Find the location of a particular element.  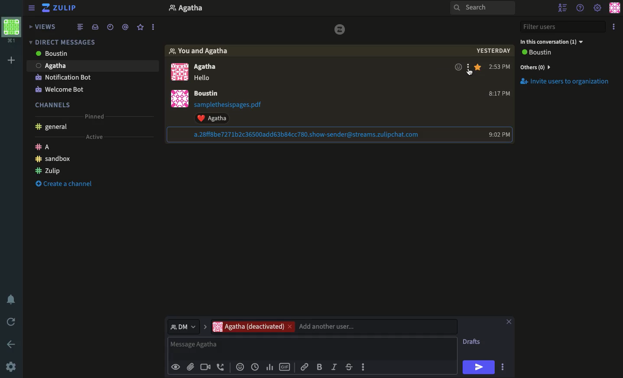

star is located at coordinates (480, 67).